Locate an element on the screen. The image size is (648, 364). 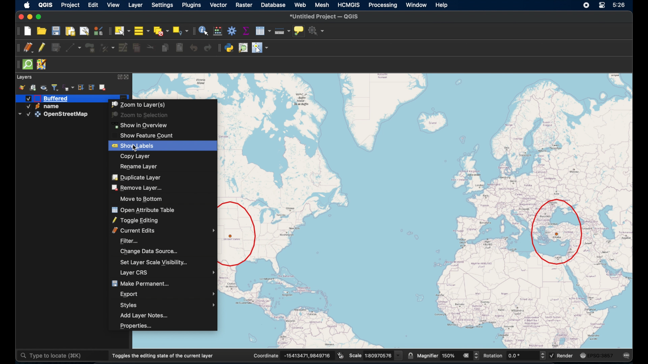
layer crs is located at coordinates (167, 273).